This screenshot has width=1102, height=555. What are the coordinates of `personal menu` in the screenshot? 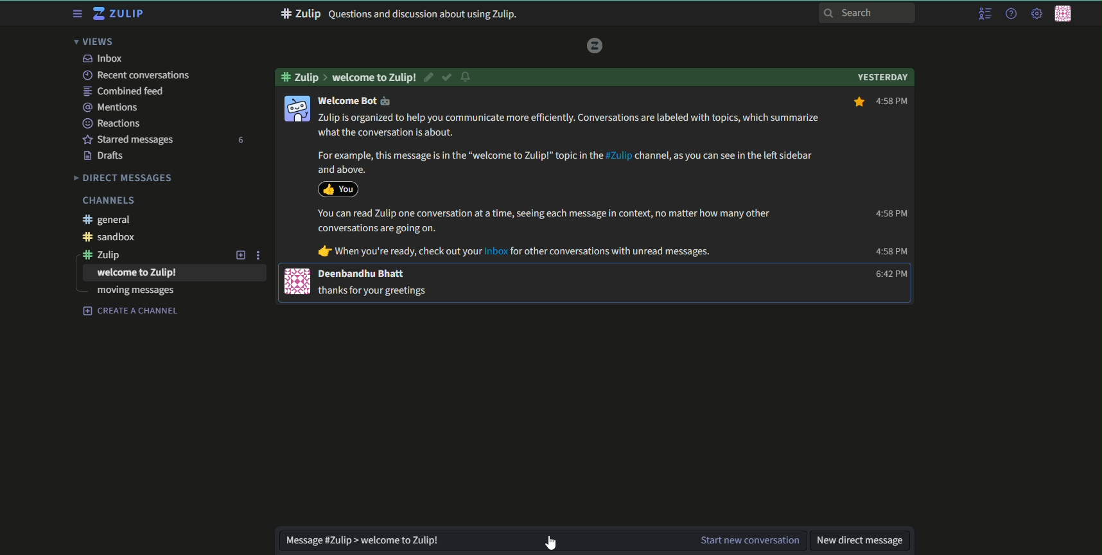 It's located at (1065, 15).